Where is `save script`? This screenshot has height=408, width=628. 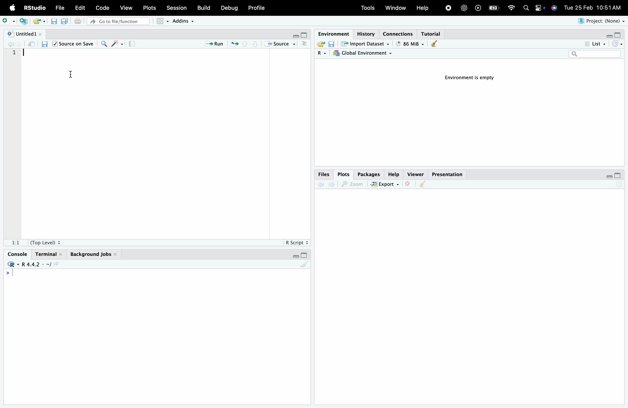 save script is located at coordinates (55, 24).